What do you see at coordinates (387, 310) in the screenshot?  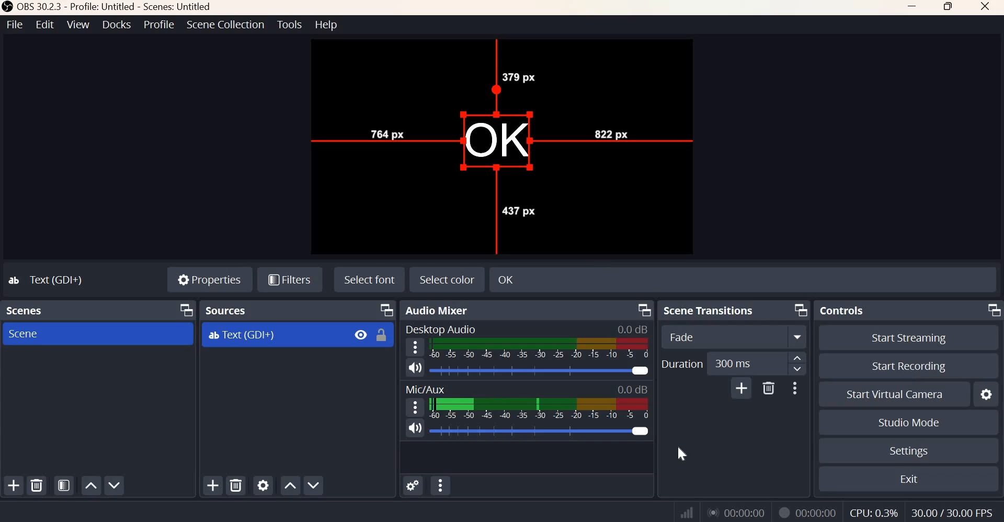 I see `Dock Options icon` at bounding box center [387, 310].